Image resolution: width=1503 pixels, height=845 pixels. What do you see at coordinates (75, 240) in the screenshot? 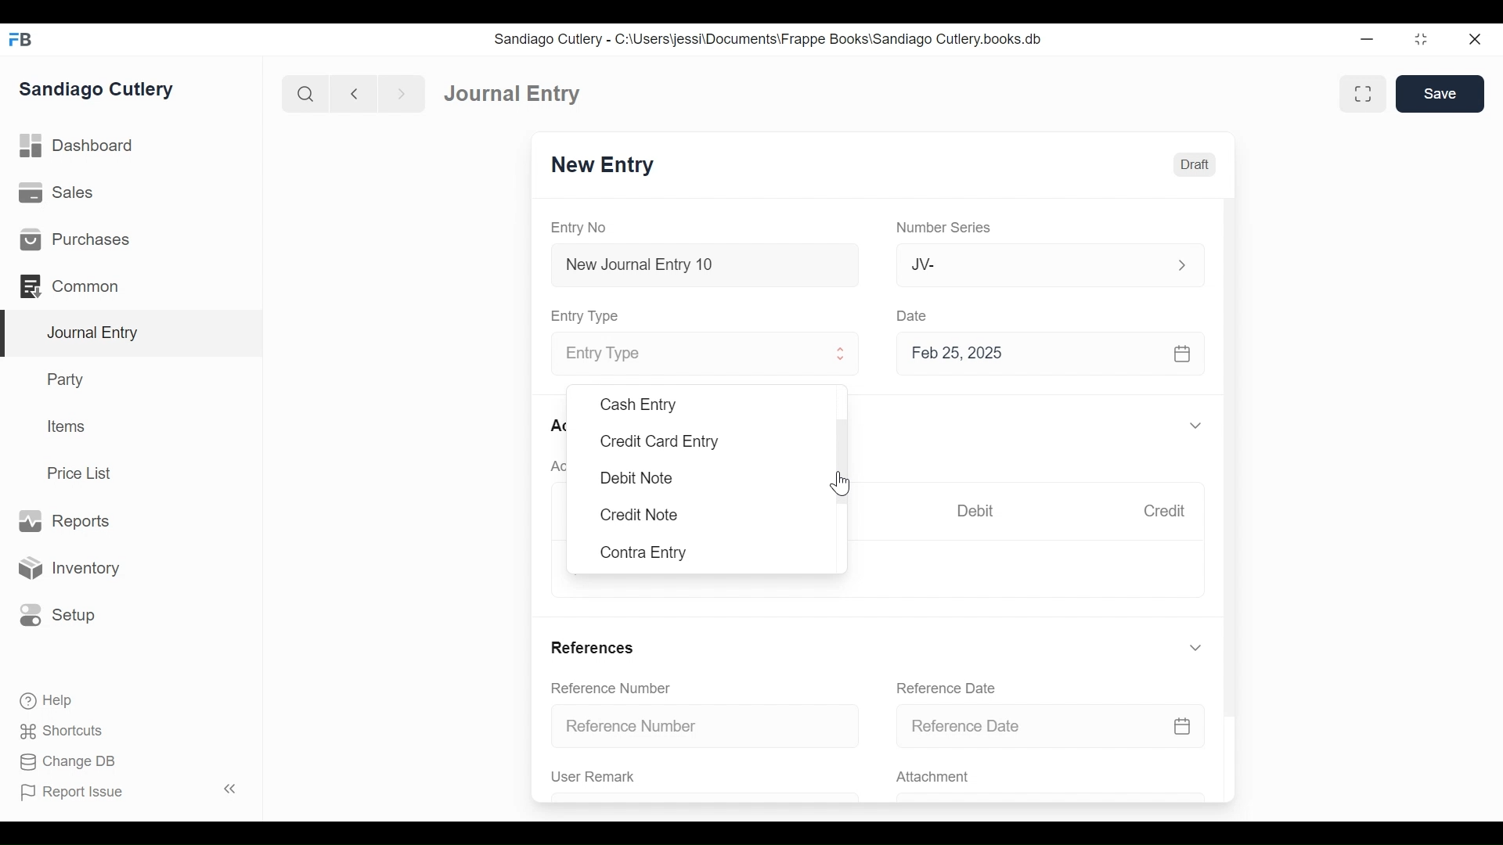
I see `Purchases` at bounding box center [75, 240].